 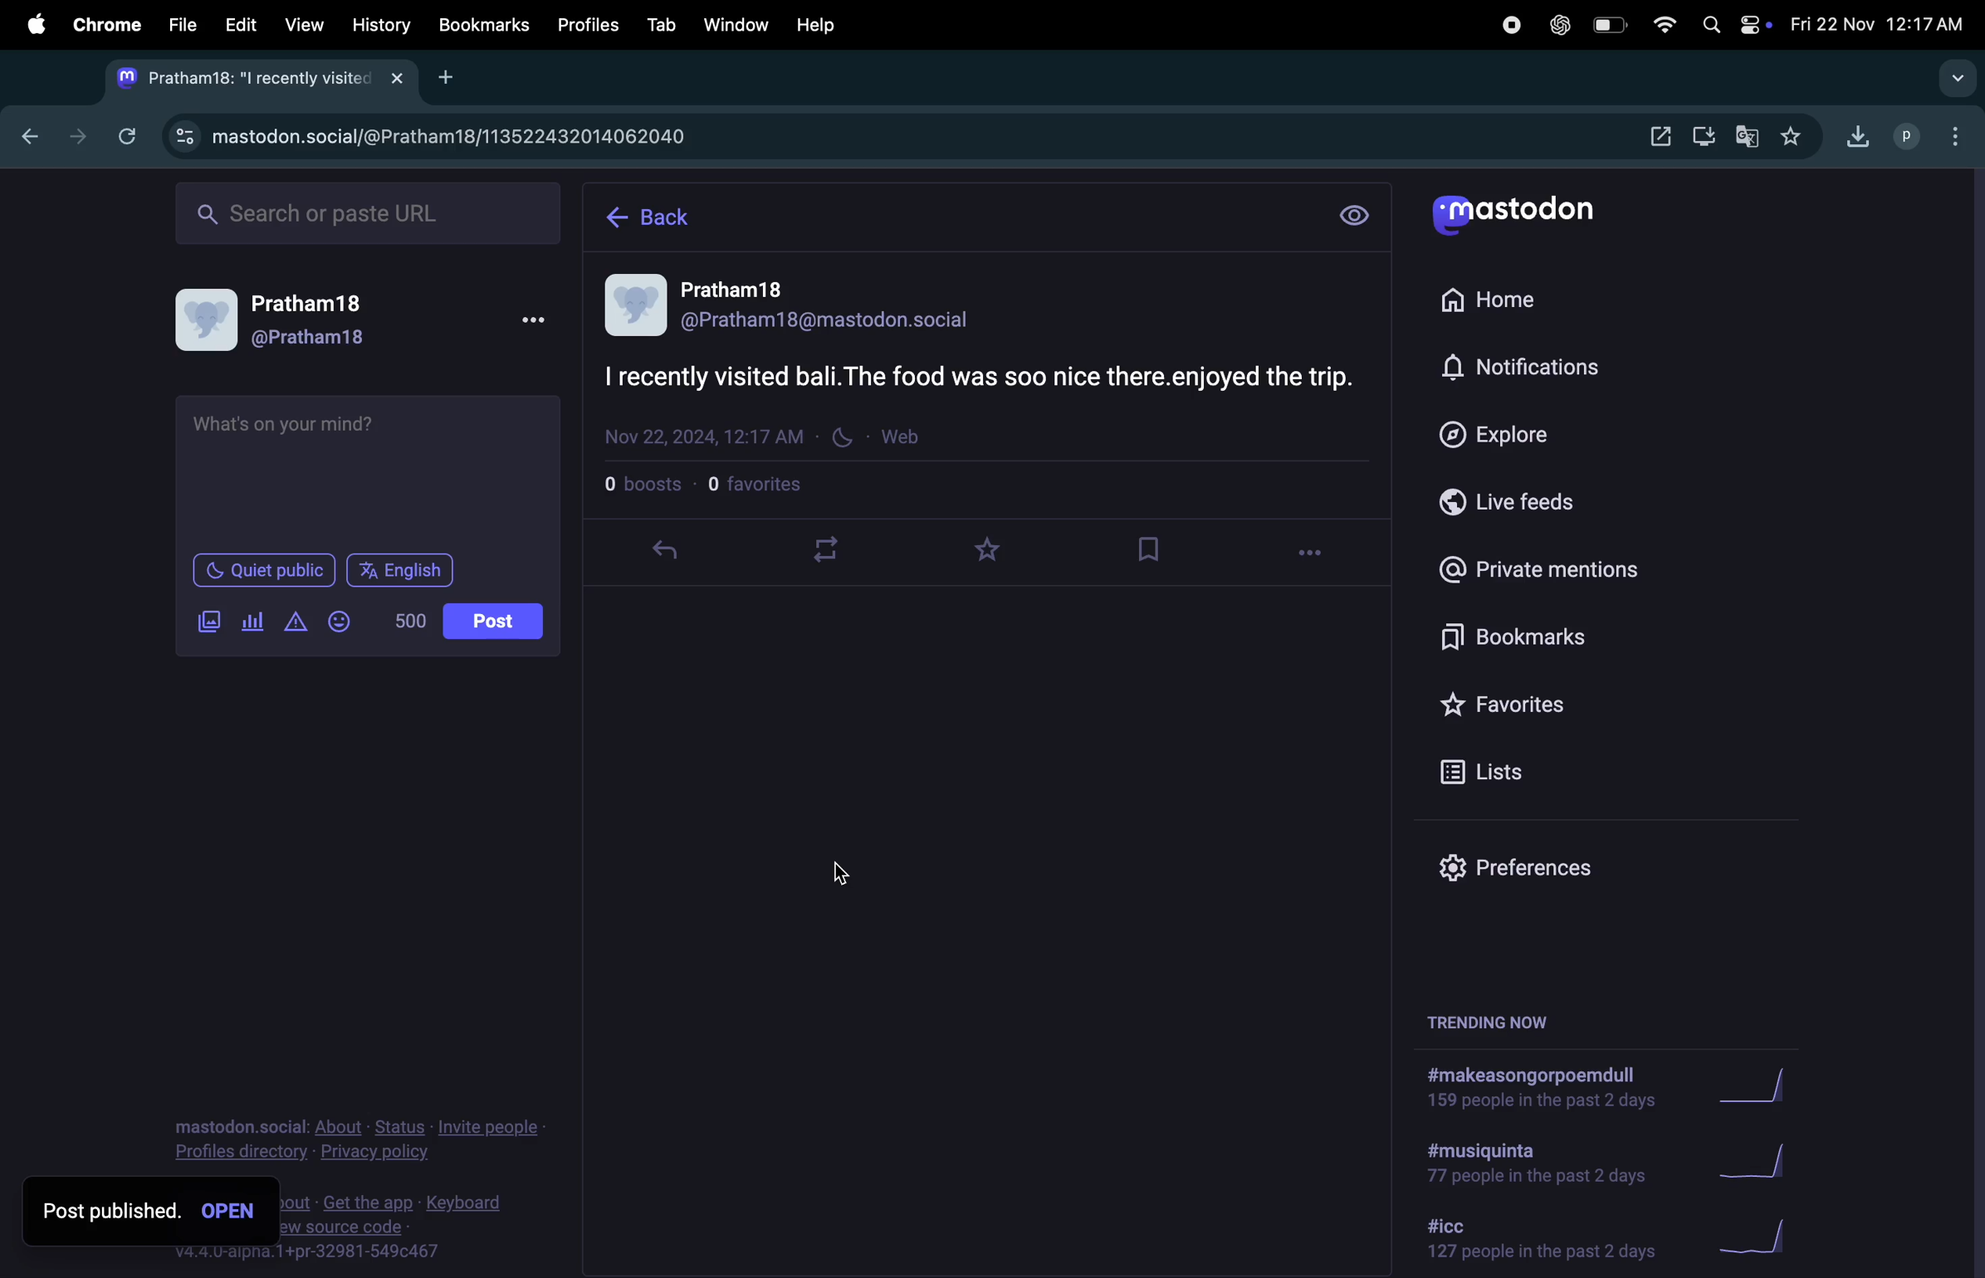 I want to click on post, so click(x=993, y=358).